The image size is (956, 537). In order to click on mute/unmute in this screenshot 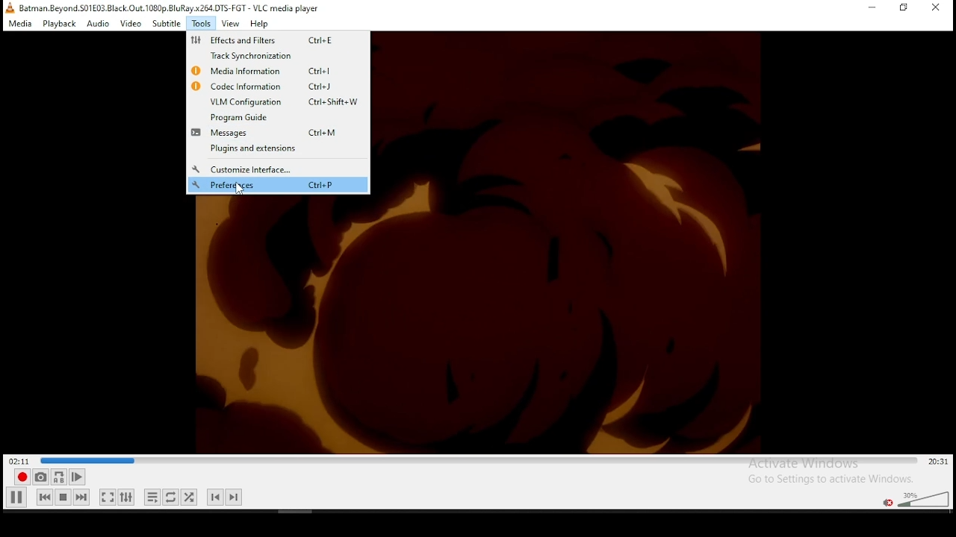, I will do `click(889, 503)`.